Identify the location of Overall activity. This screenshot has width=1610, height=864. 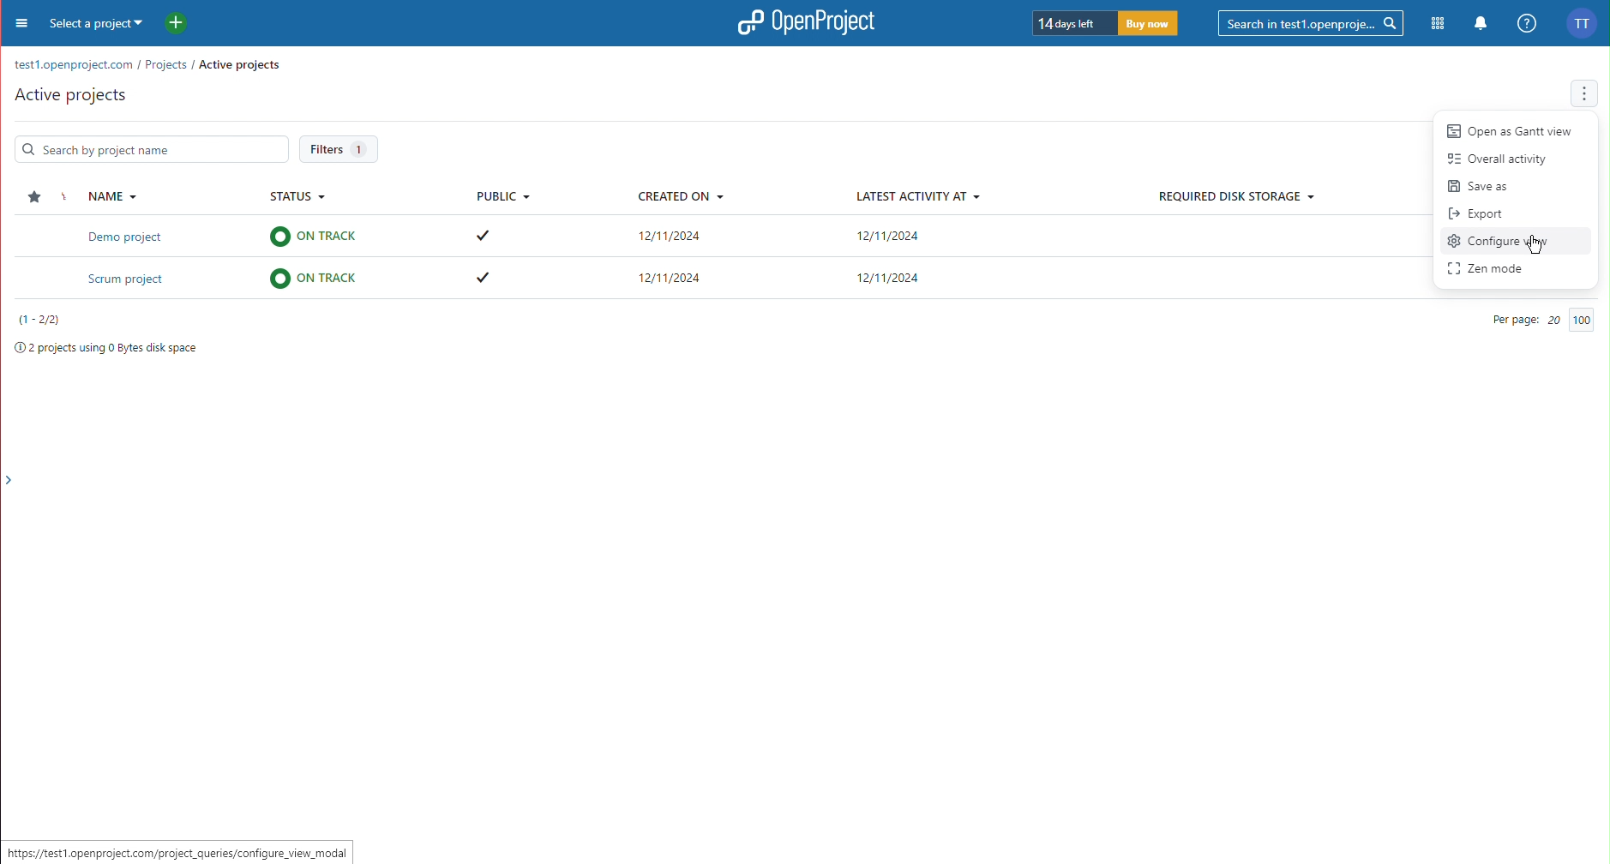
(1496, 158).